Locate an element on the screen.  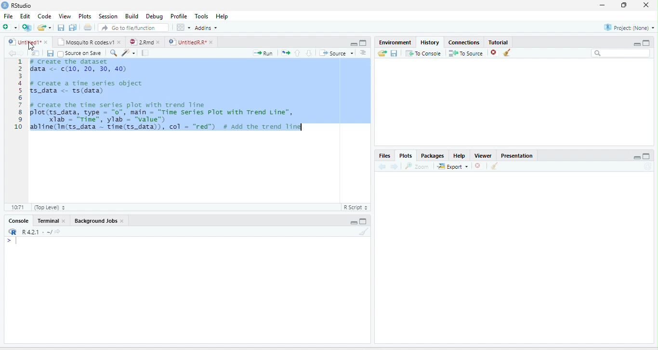
Show document outline is located at coordinates (363, 53).